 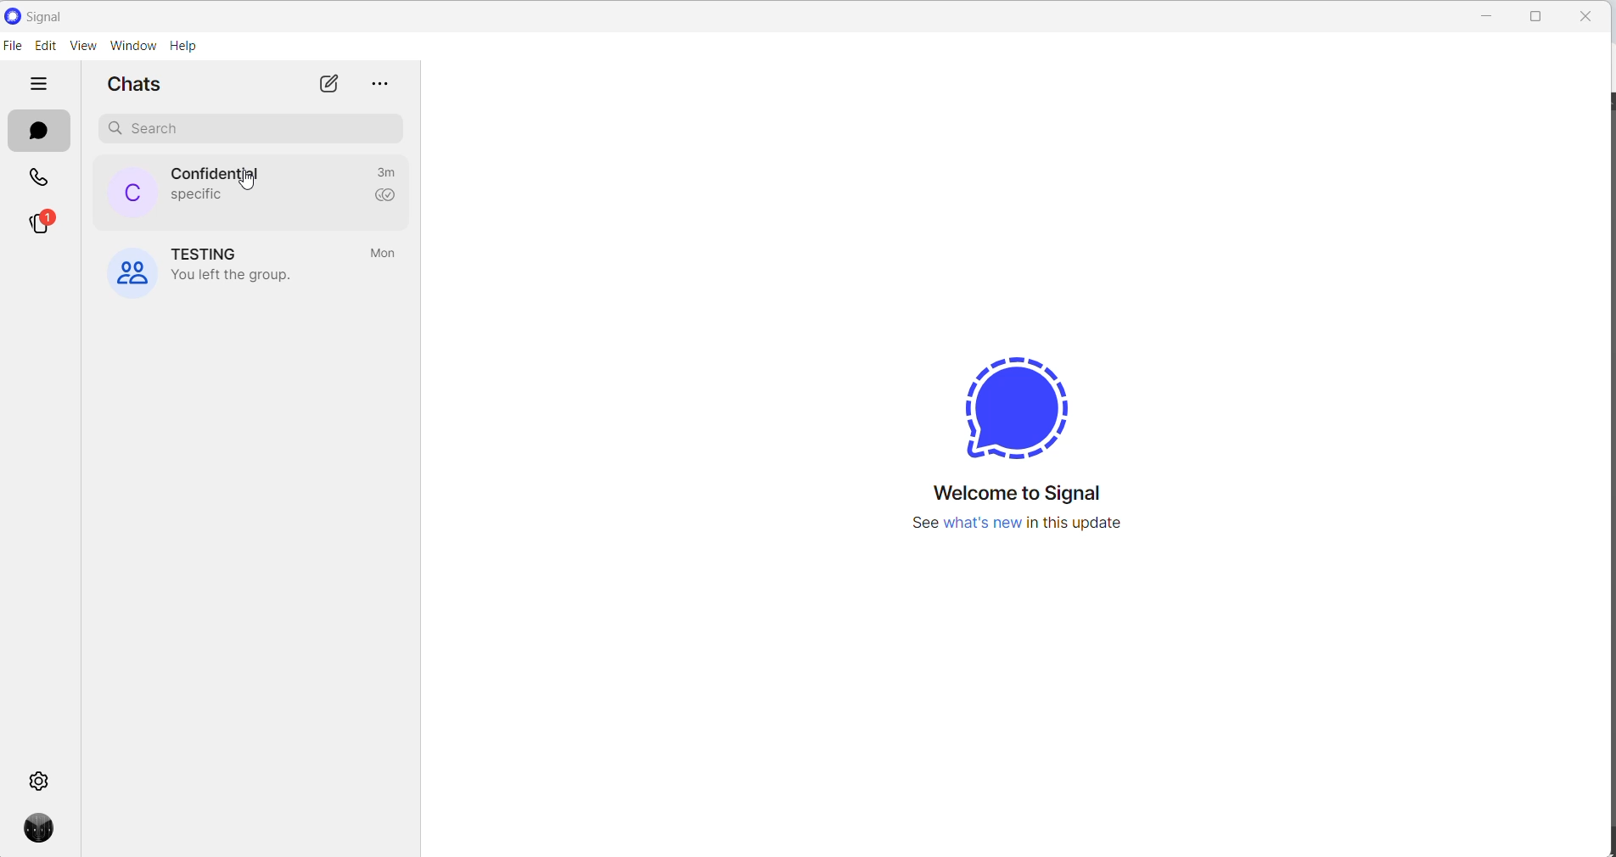 I want to click on more options, so click(x=378, y=87).